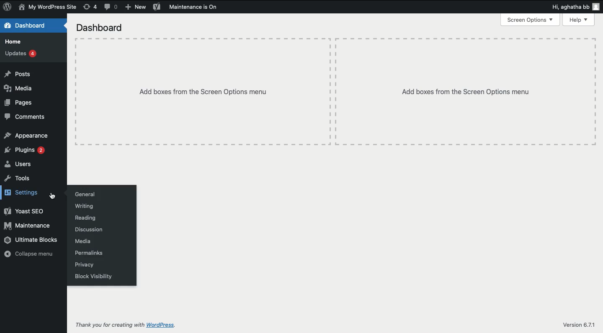 Image resolution: width=603 pixels, height=333 pixels. What do you see at coordinates (22, 54) in the screenshot?
I see `updates` at bounding box center [22, 54].